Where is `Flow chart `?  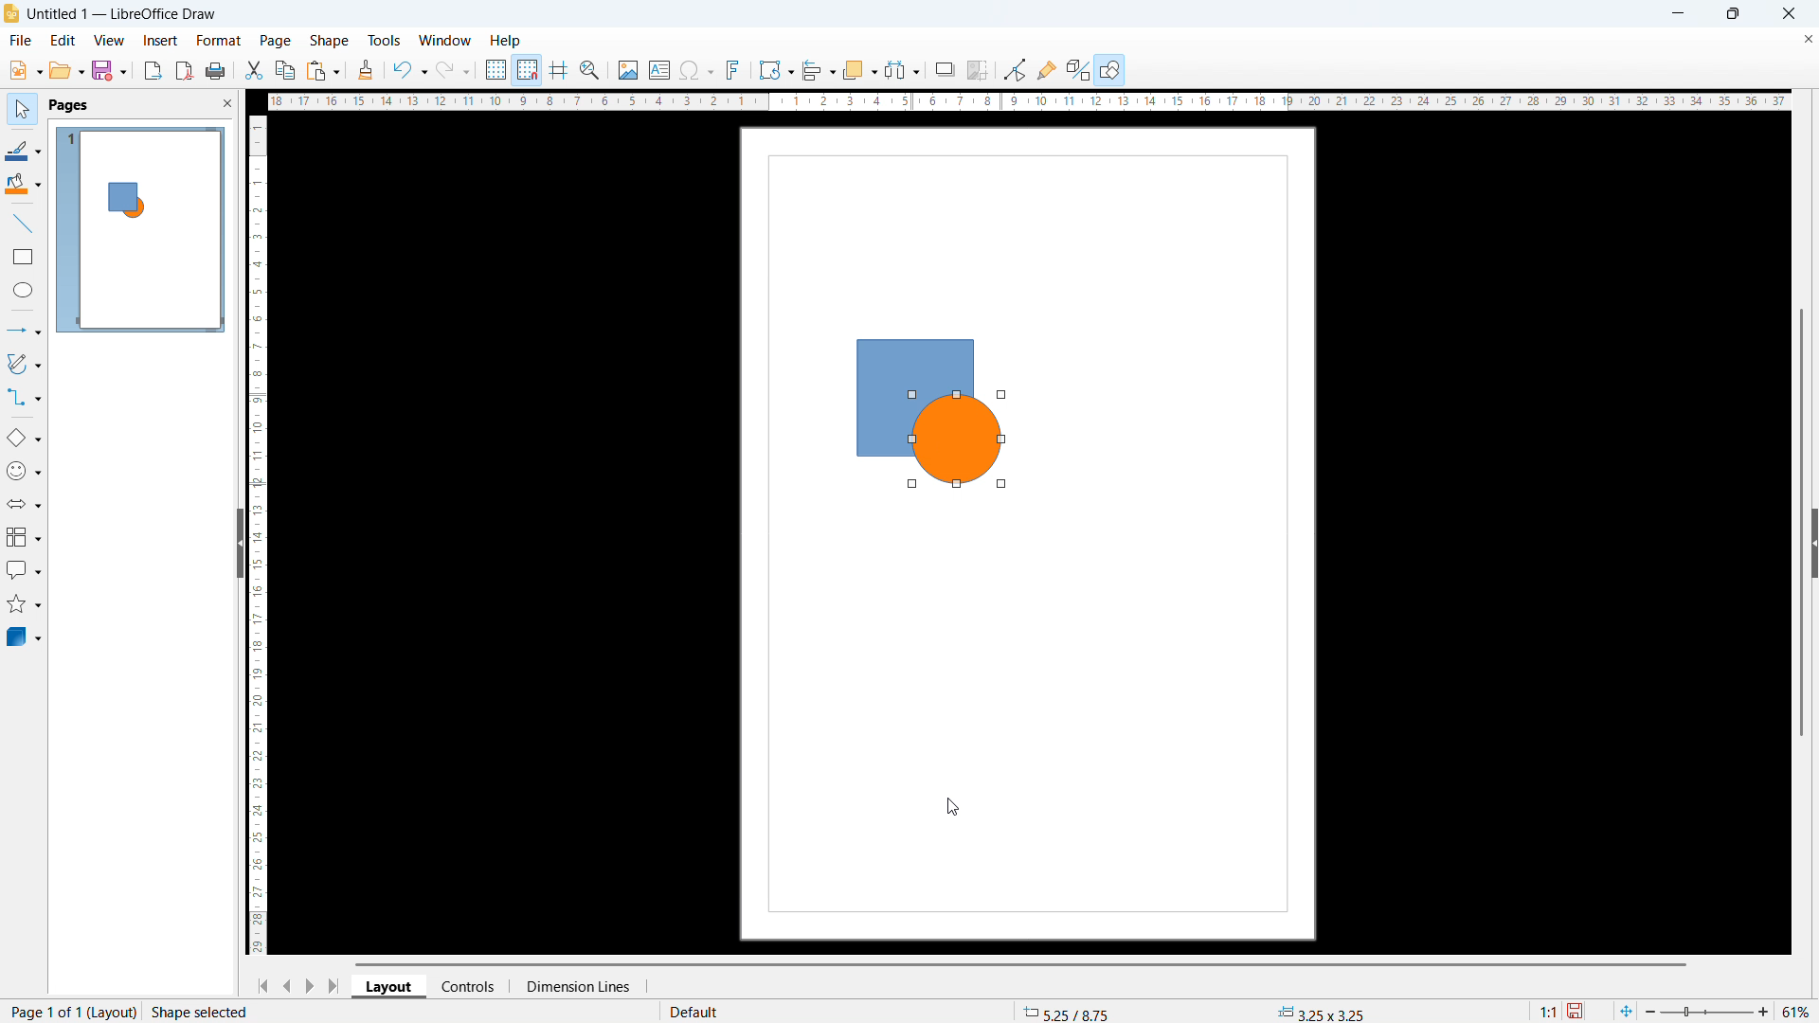 Flow chart  is located at coordinates (24, 538).